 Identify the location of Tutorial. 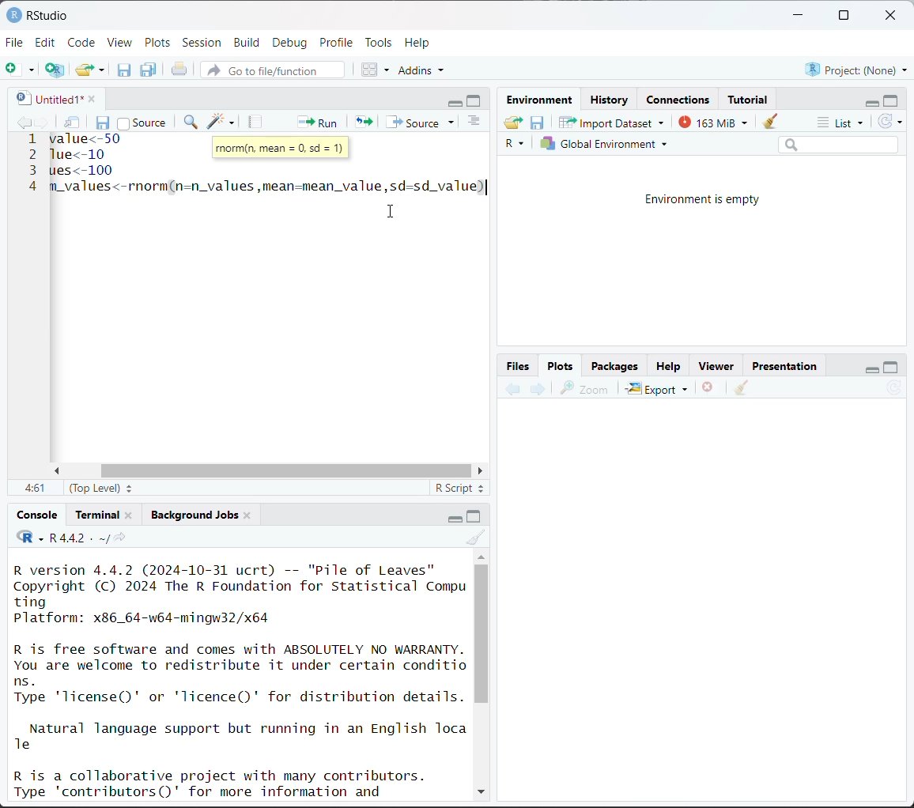
(750, 97).